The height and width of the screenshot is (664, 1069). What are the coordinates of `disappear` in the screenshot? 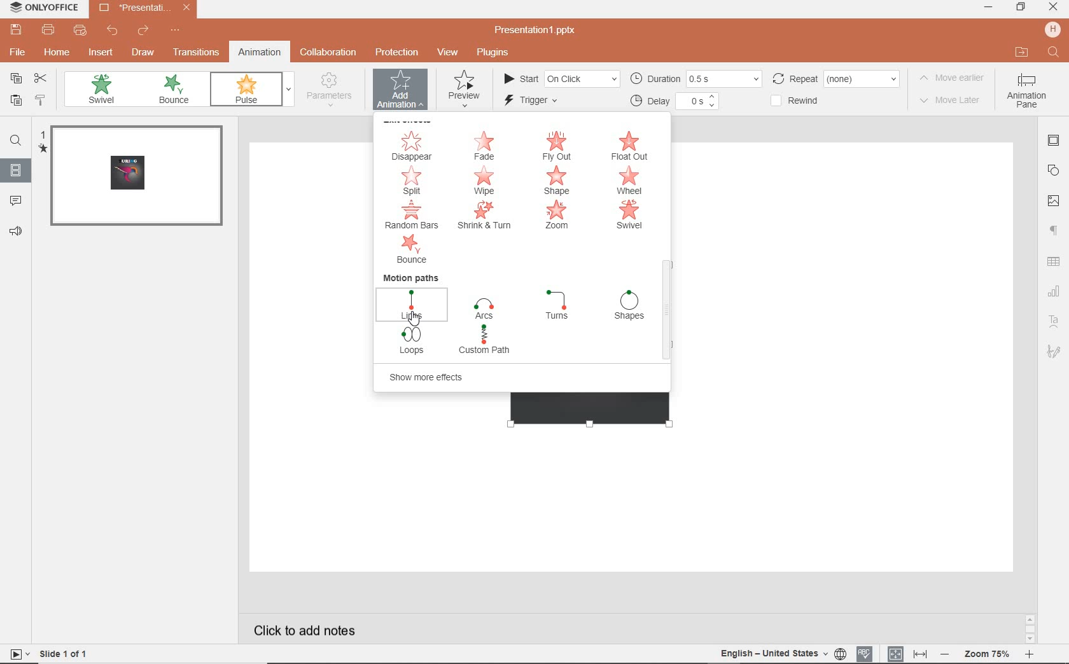 It's located at (411, 146).